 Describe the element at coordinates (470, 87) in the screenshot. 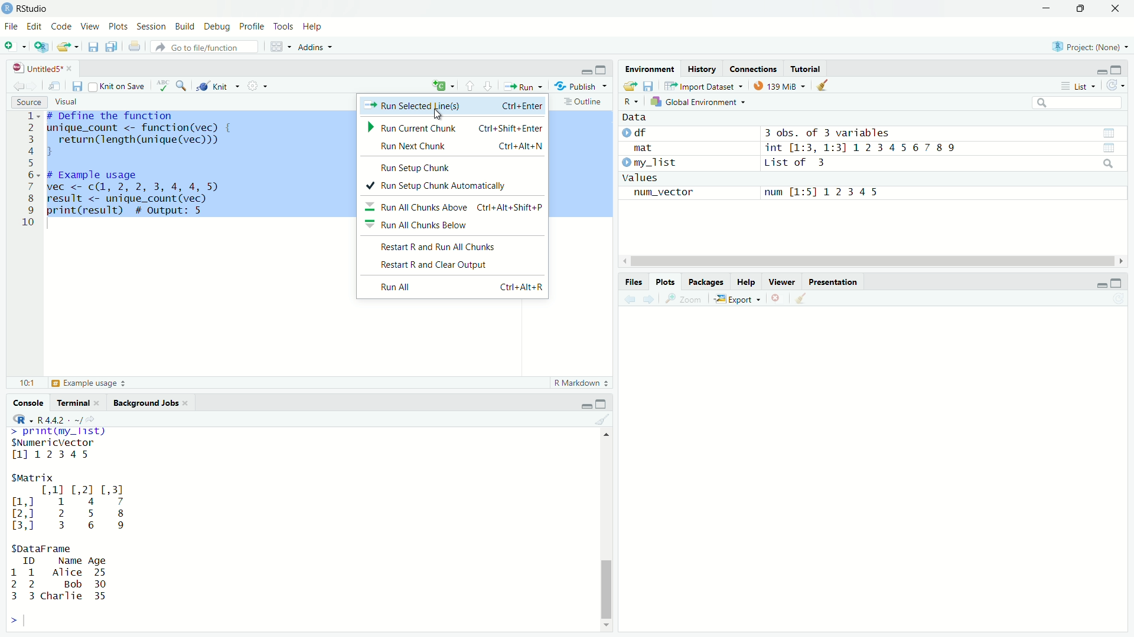

I see `previous section` at that location.